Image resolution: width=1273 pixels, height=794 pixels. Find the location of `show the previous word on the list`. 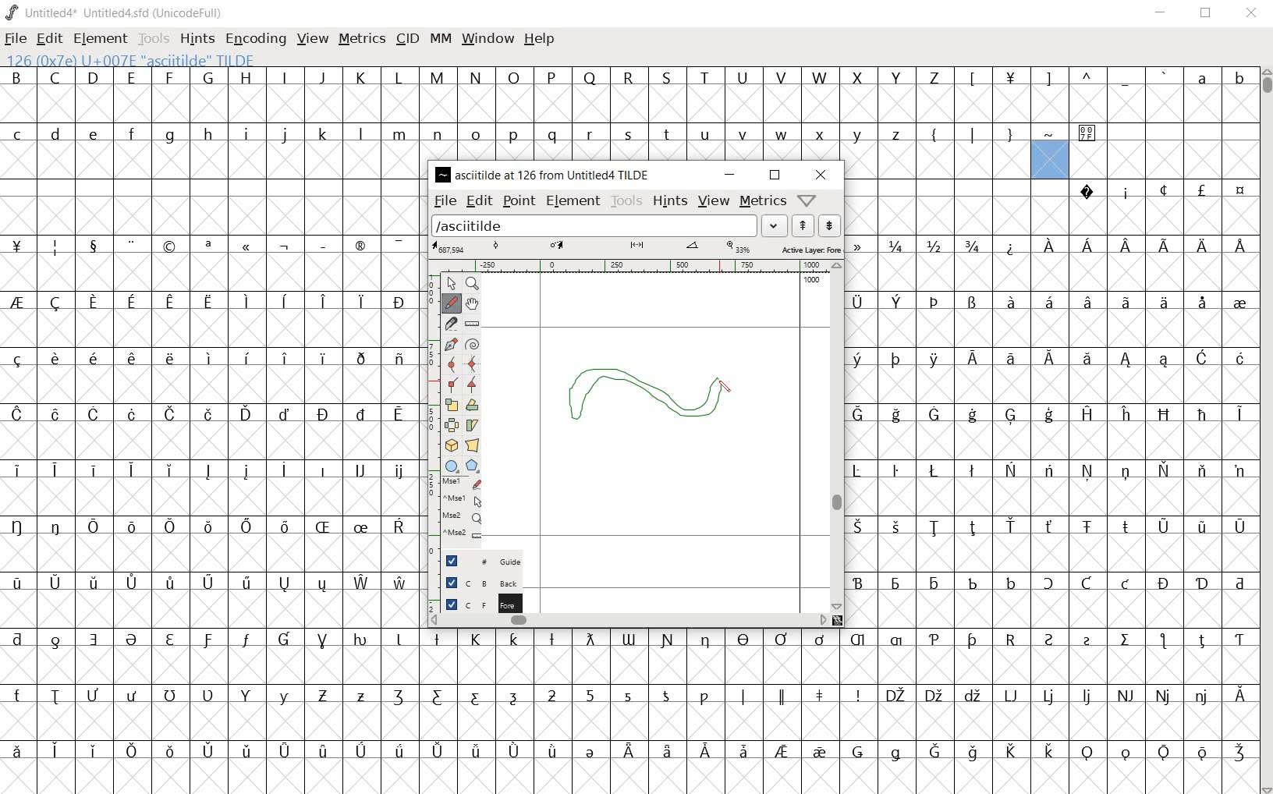

show the previous word on the list is located at coordinates (829, 225).